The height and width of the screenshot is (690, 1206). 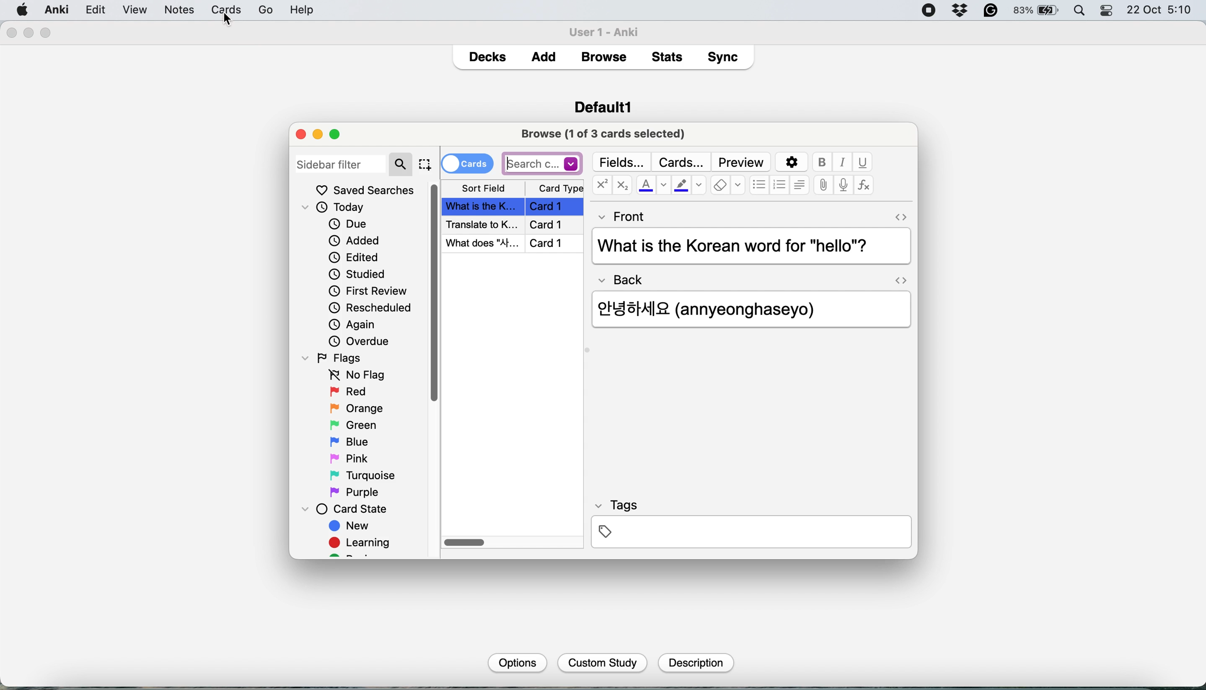 I want to click on again, so click(x=352, y=325).